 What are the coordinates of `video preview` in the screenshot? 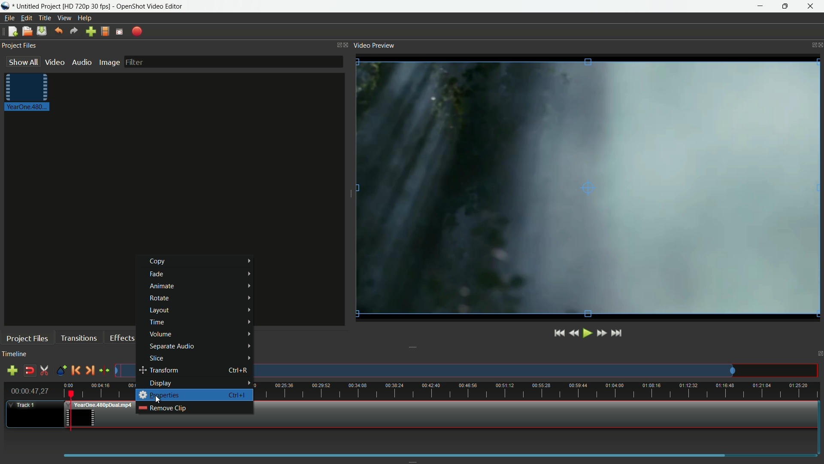 It's located at (588, 186).